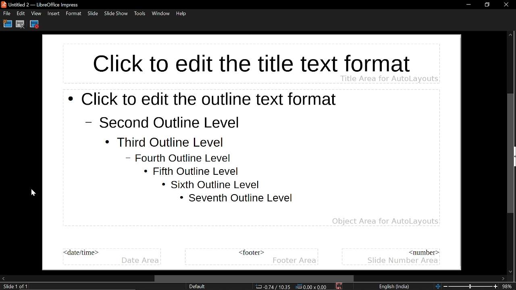 This screenshot has height=290, width=516. I want to click on Current window, so click(50, 4).